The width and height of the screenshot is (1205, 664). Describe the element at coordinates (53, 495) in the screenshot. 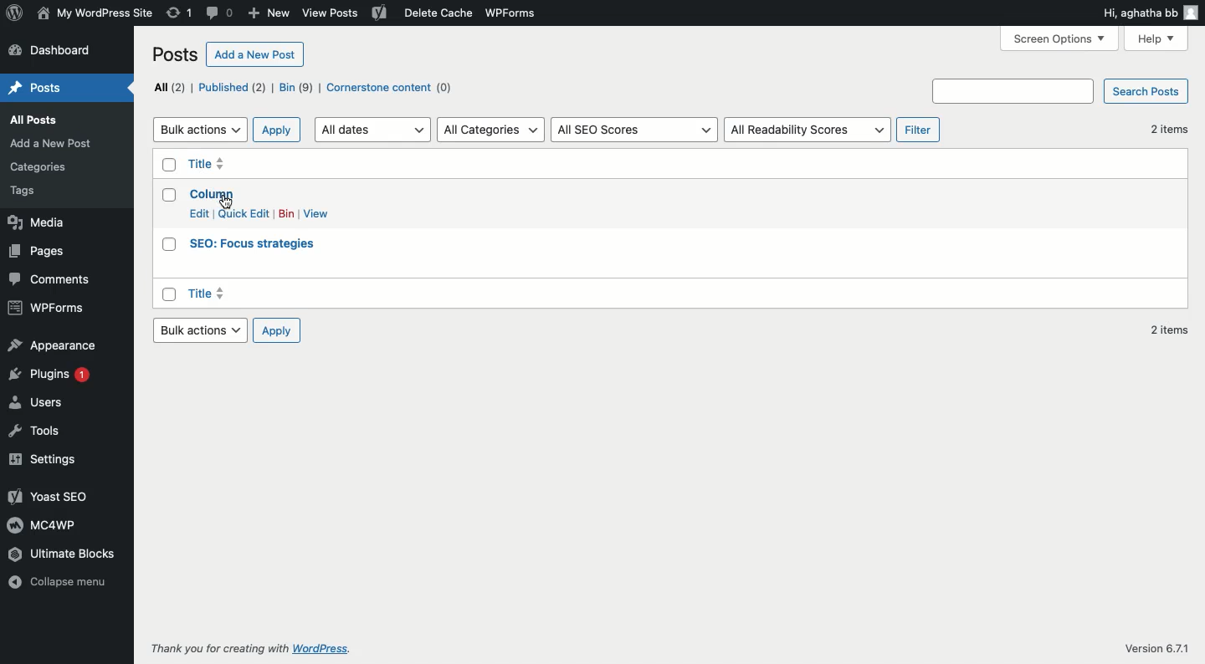

I see `Yoast SEO` at that location.